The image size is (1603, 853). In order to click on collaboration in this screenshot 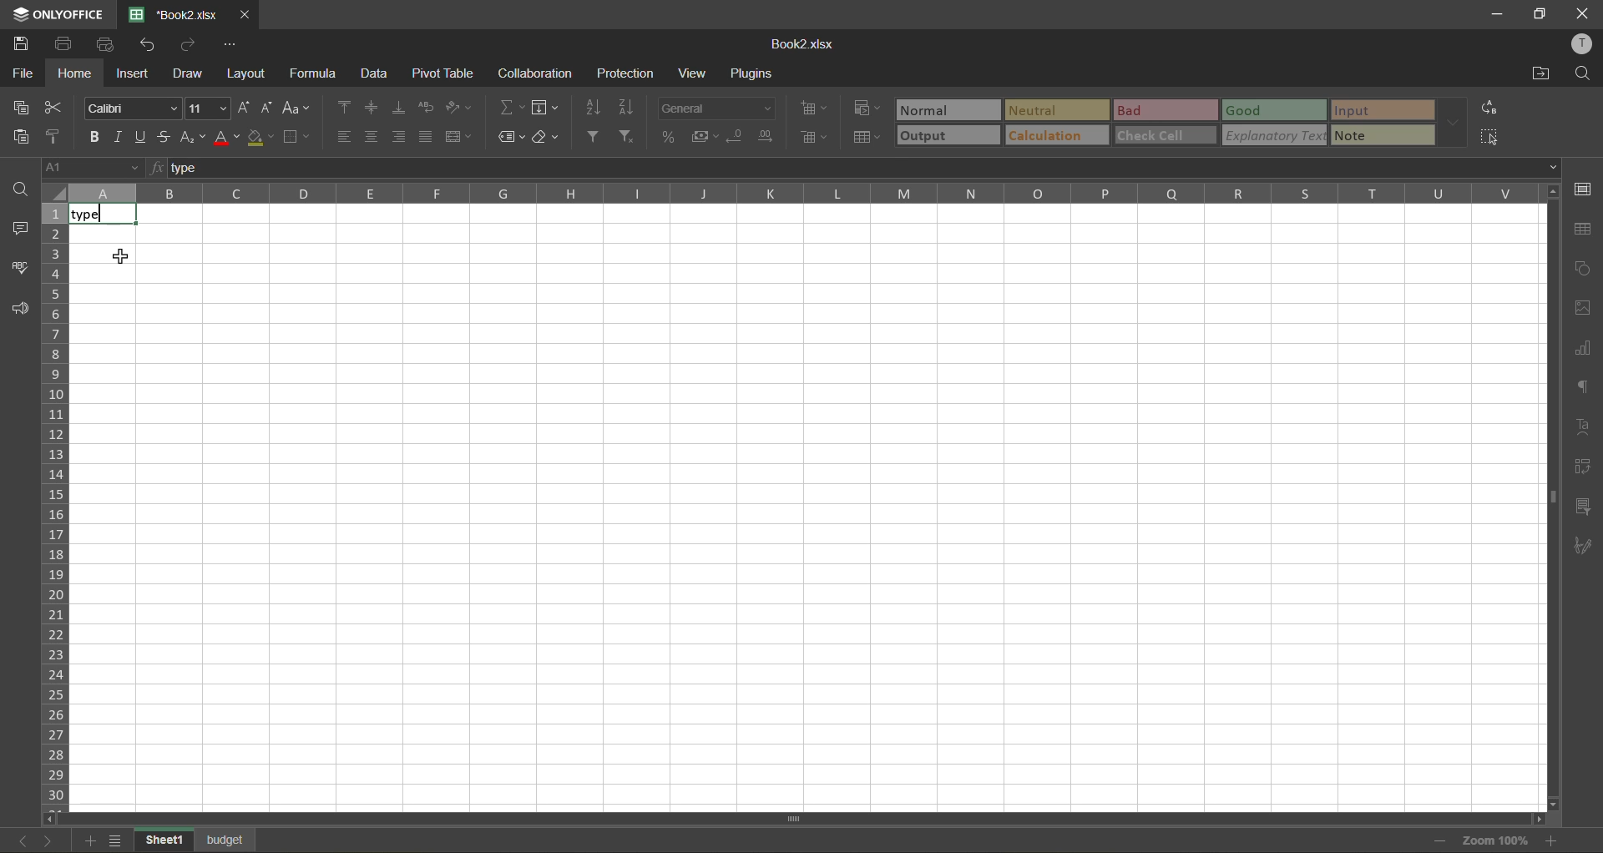, I will do `click(535, 73)`.